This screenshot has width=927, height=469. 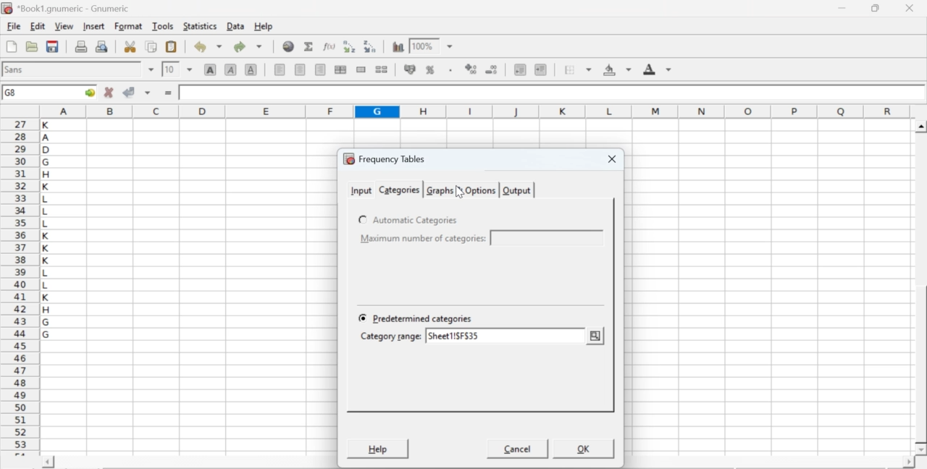 I want to click on enter formula, so click(x=169, y=93).